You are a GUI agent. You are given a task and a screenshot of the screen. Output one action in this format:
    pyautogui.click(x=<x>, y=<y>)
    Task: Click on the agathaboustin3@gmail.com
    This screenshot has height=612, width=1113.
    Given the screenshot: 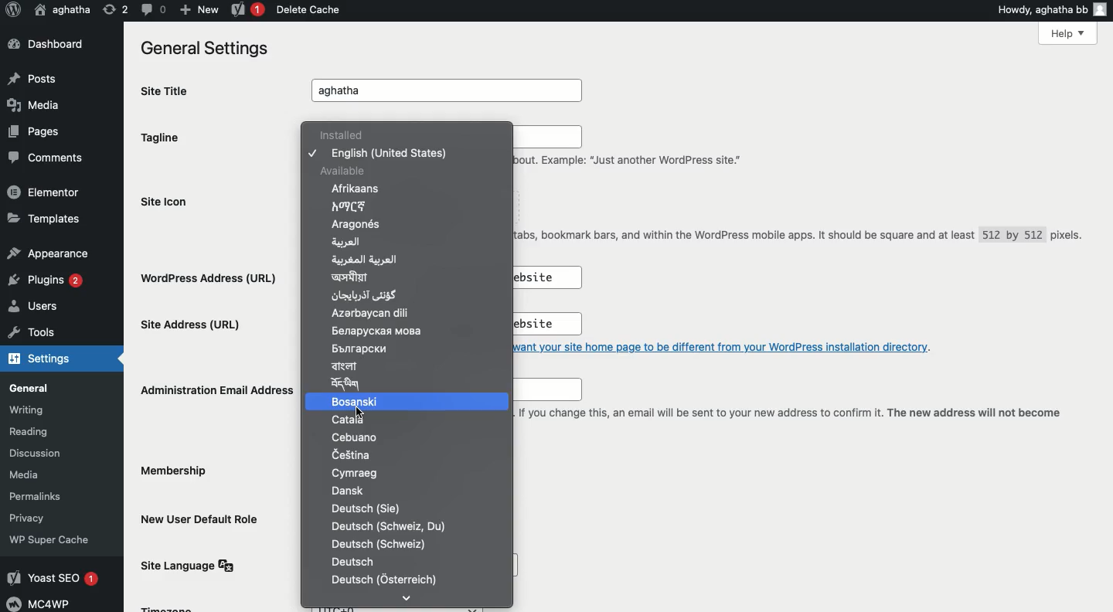 What is the action you would take?
    pyautogui.click(x=543, y=390)
    